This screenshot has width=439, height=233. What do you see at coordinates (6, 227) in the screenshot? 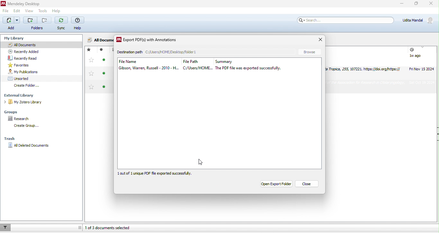
I see `filter` at bounding box center [6, 227].